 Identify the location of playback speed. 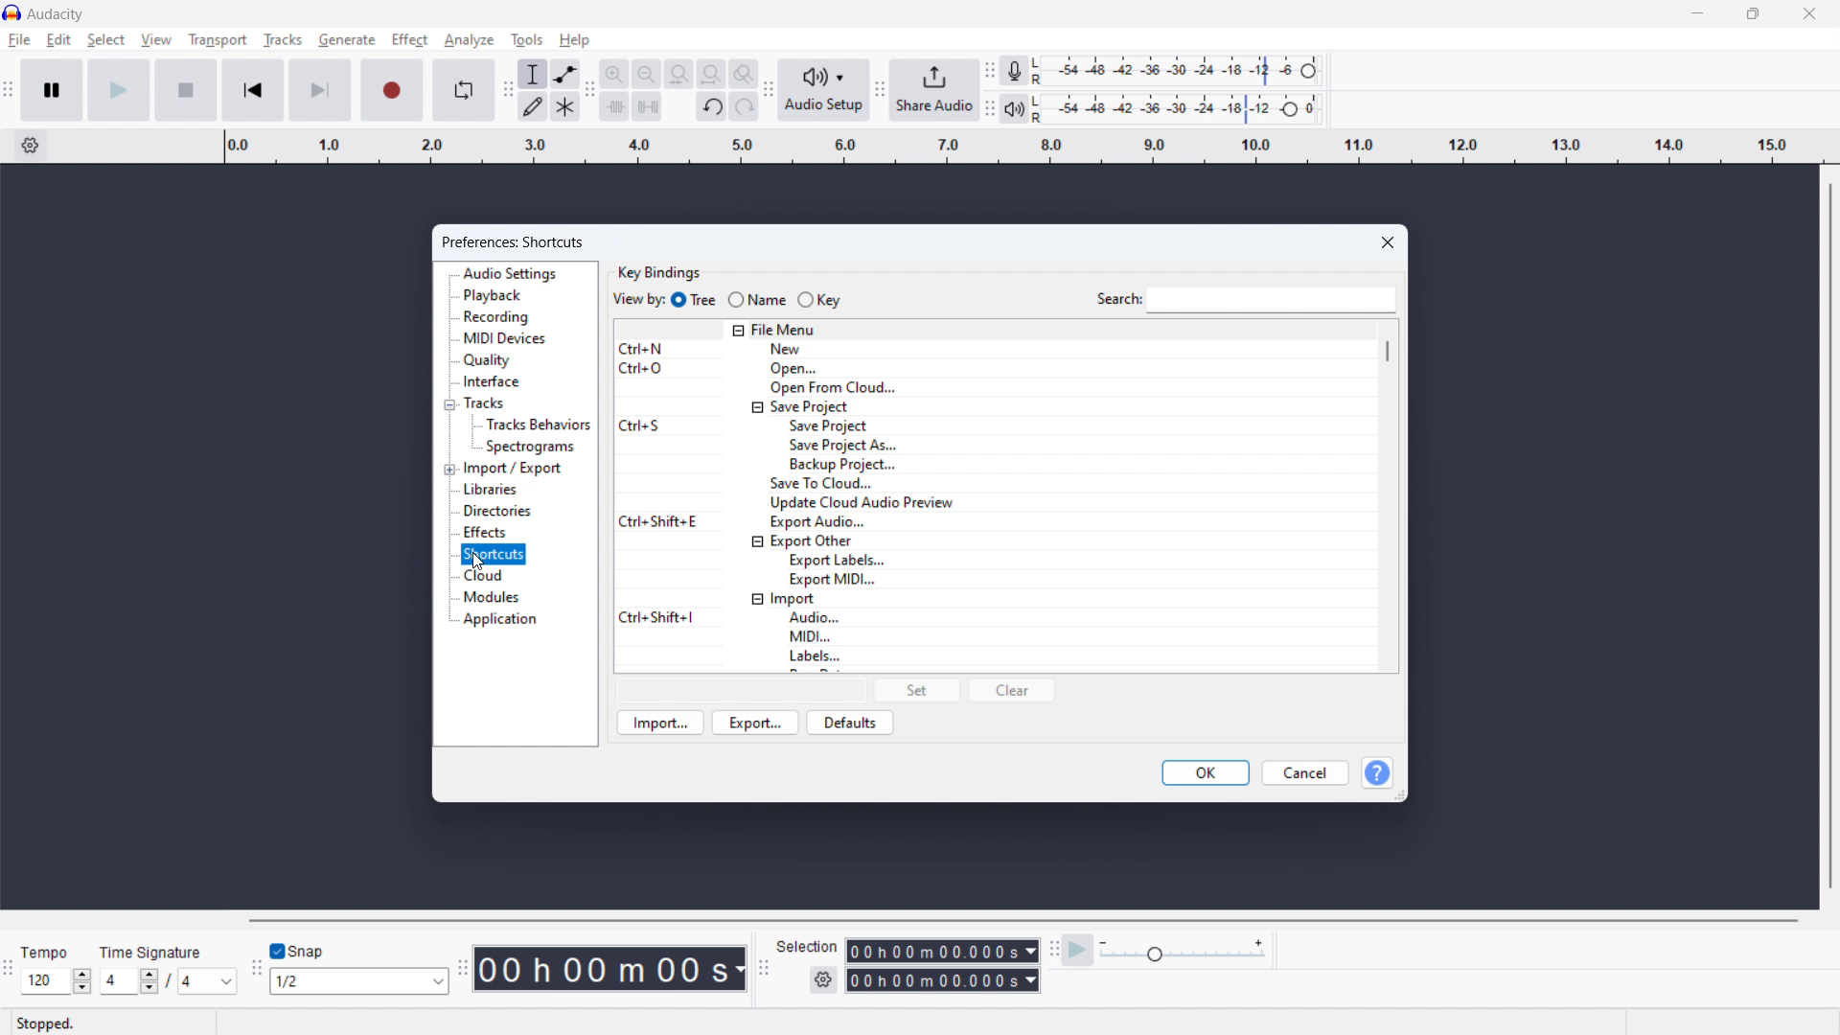
(1183, 952).